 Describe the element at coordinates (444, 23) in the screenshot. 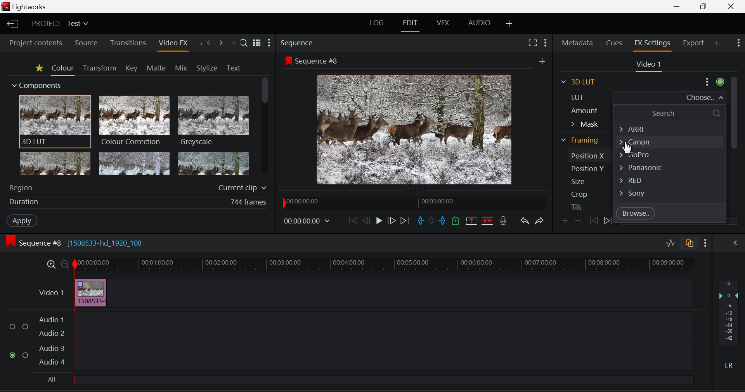

I see `VFX Layout` at that location.